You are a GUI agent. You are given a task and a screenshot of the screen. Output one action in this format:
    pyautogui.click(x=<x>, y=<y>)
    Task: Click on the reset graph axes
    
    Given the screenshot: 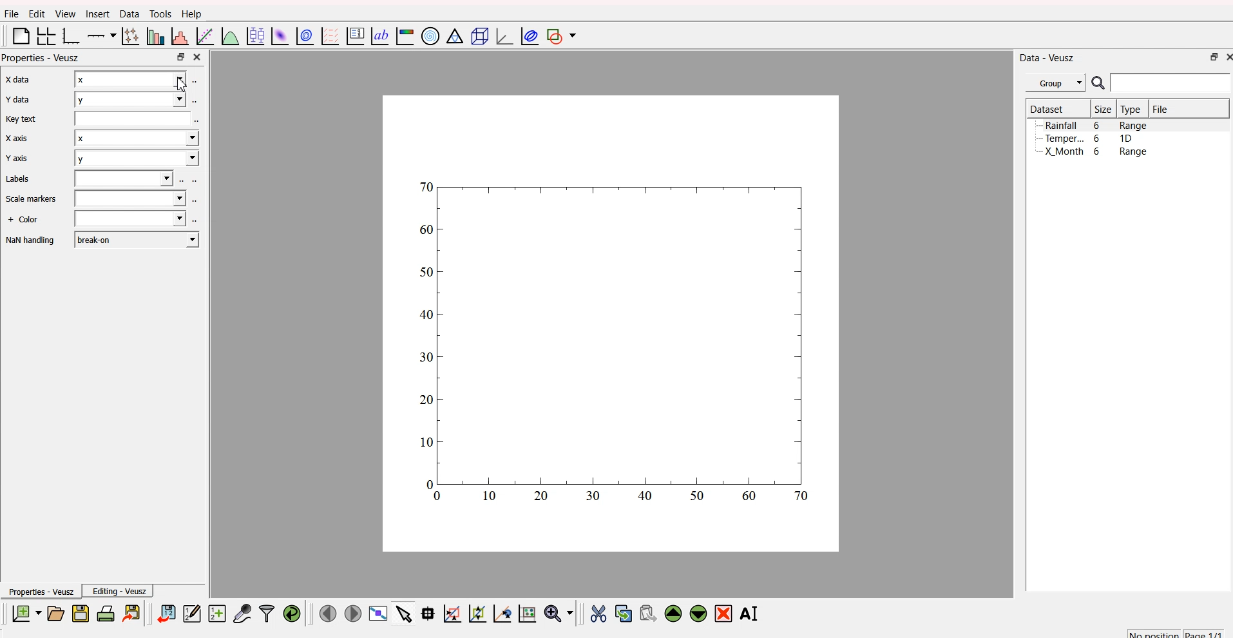 What is the action you would take?
    pyautogui.click(x=530, y=612)
    